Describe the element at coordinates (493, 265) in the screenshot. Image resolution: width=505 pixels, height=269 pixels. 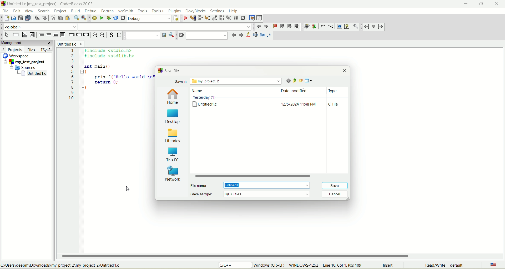
I see `language` at that location.